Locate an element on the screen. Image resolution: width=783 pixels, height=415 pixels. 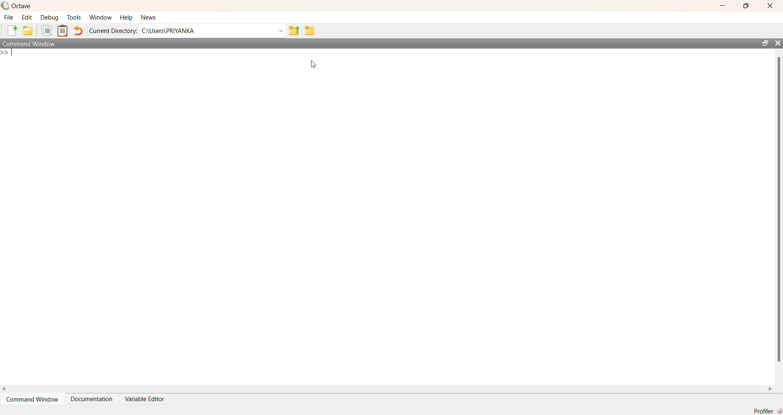
resize is located at coordinates (746, 6).